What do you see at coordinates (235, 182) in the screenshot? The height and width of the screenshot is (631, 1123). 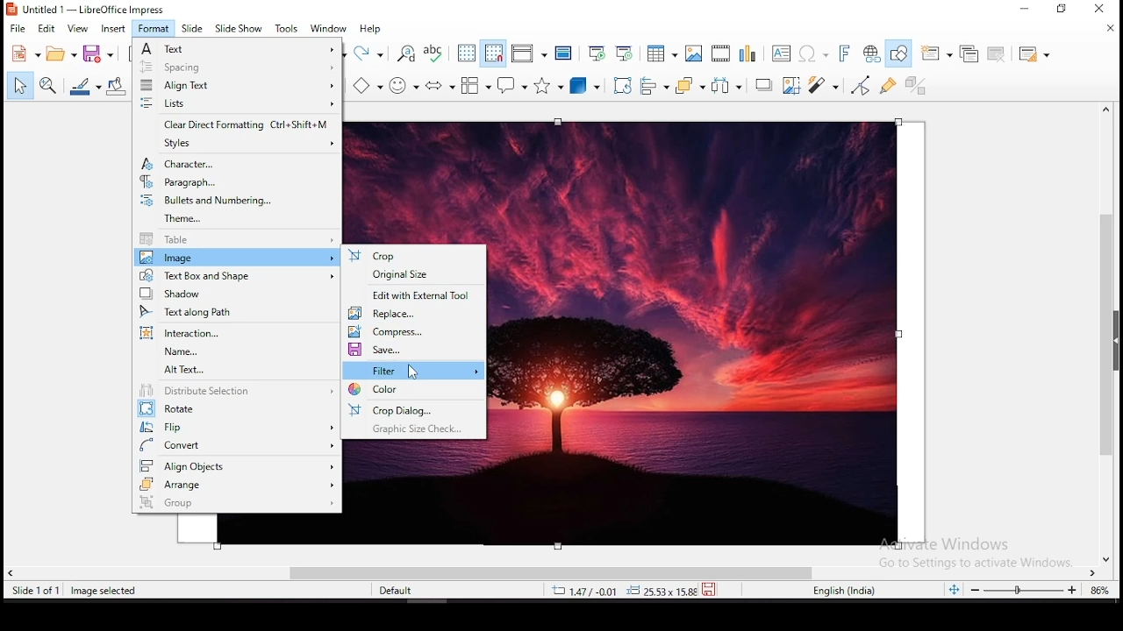 I see `paragraph` at bounding box center [235, 182].